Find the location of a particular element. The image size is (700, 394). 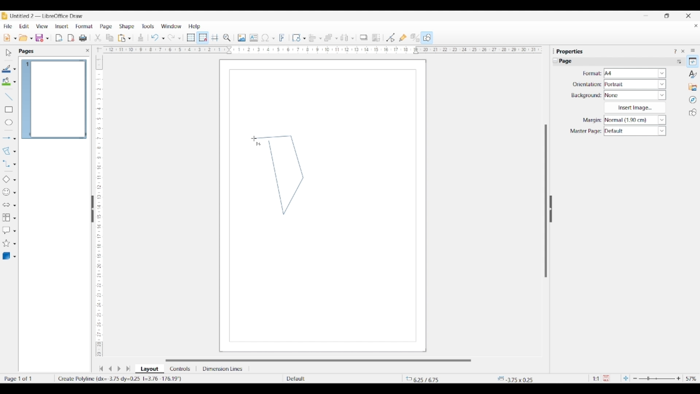

Symbol shape options is located at coordinates (15, 193).